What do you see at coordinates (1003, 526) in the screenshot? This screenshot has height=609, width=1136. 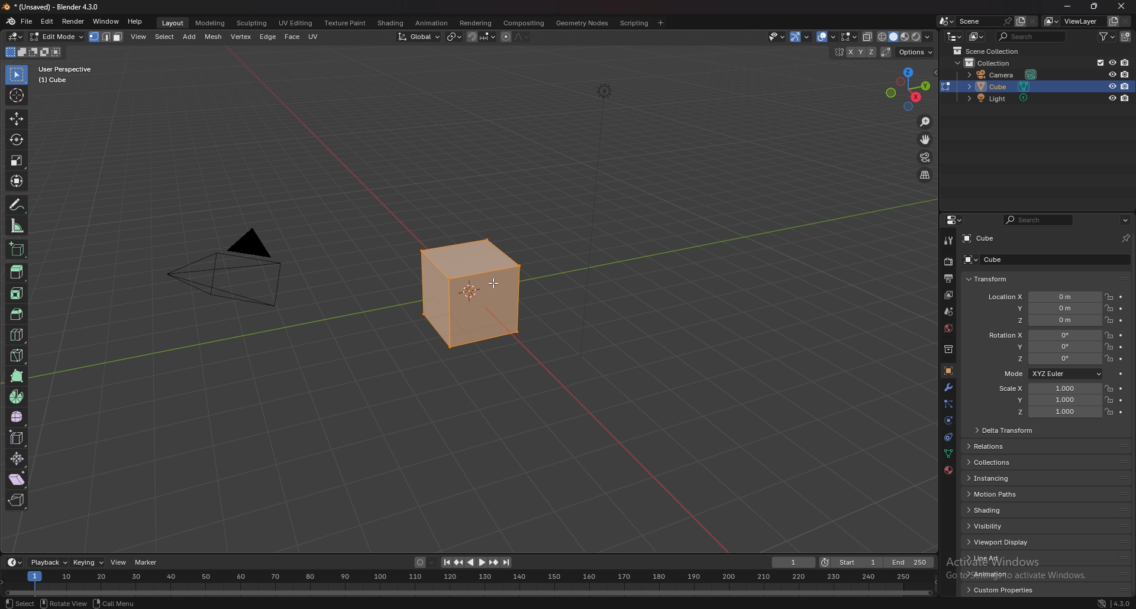 I see `visibility` at bounding box center [1003, 526].